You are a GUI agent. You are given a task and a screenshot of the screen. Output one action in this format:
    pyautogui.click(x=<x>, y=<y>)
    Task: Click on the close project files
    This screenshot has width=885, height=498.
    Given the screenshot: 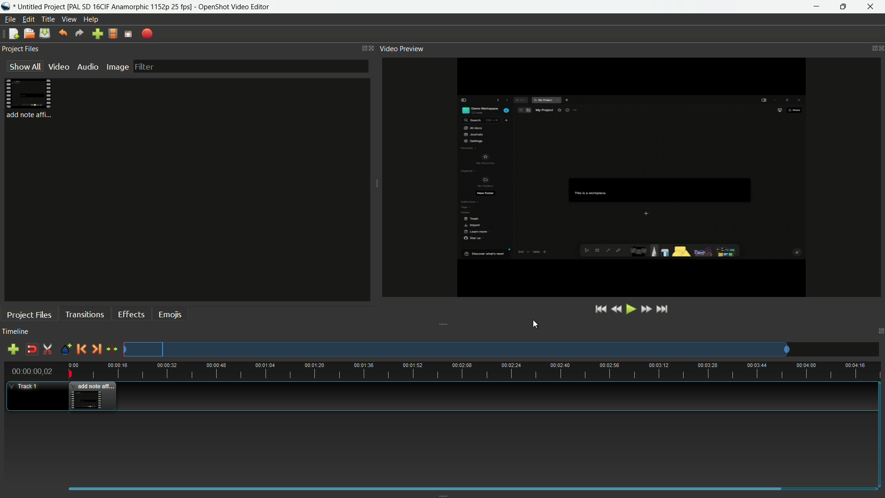 What is the action you would take?
    pyautogui.click(x=372, y=48)
    